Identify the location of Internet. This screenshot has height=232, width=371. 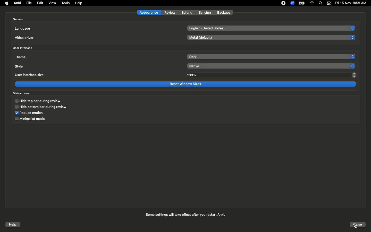
(313, 3).